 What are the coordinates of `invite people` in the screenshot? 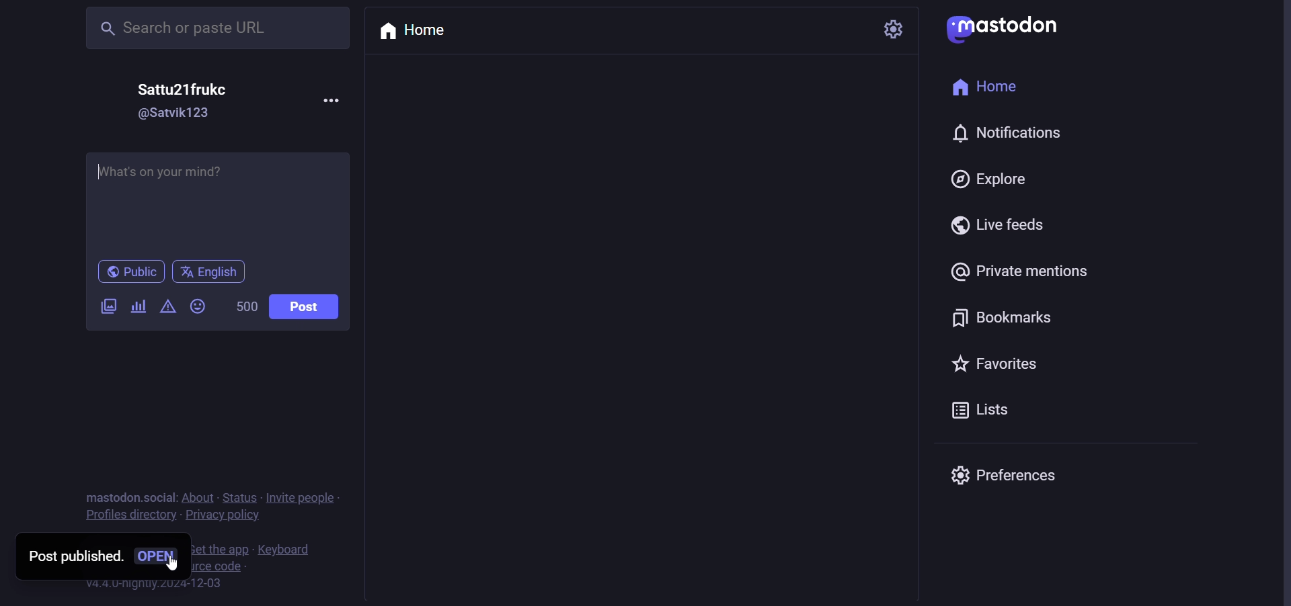 It's located at (305, 496).